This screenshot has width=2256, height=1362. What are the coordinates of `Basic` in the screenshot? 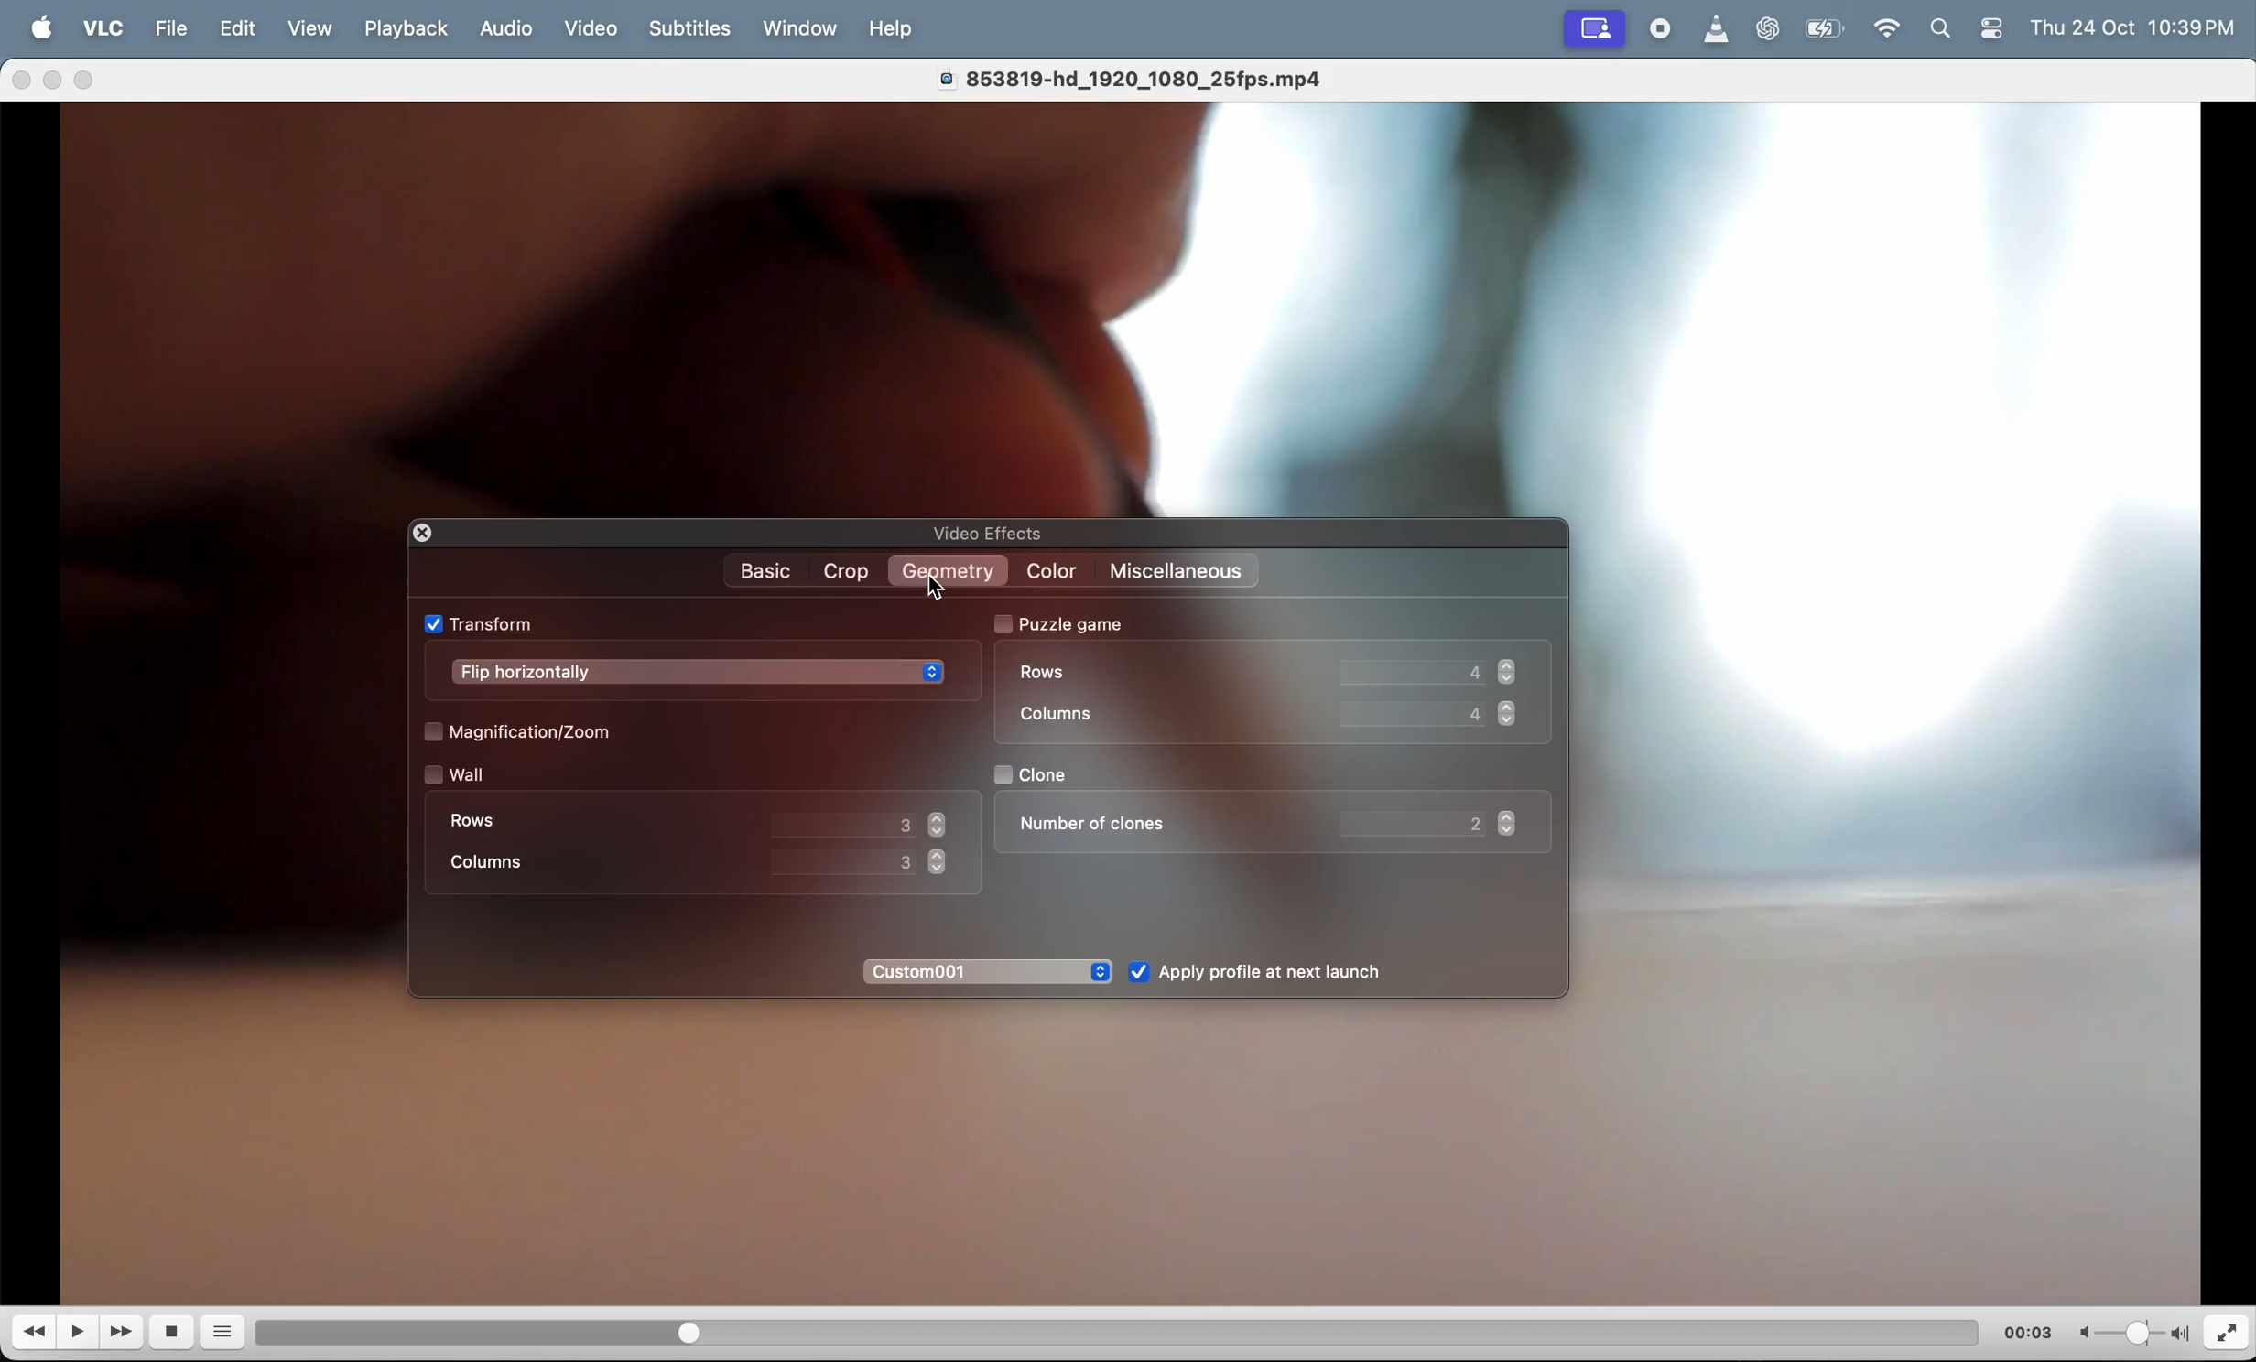 It's located at (770, 569).